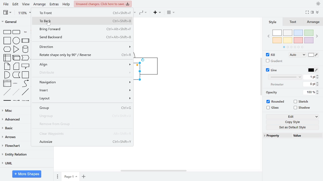 The image size is (323, 181). What do you see at coordinates (313, 55) in the screenshot?
I see `fill colors` at bounding box center [313, 55].